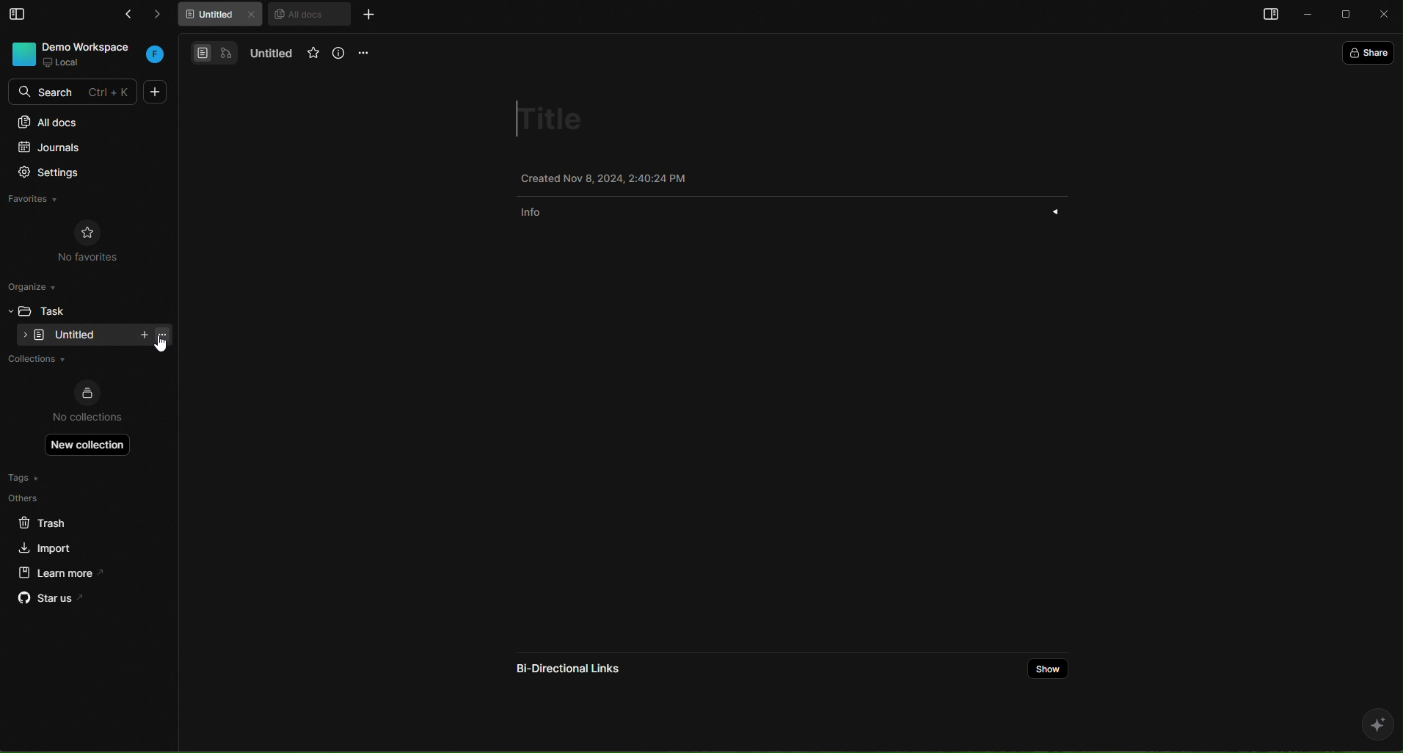 The height and width of the screenshot is (753, 1403). I want to click on new tab, so click(368, 14).